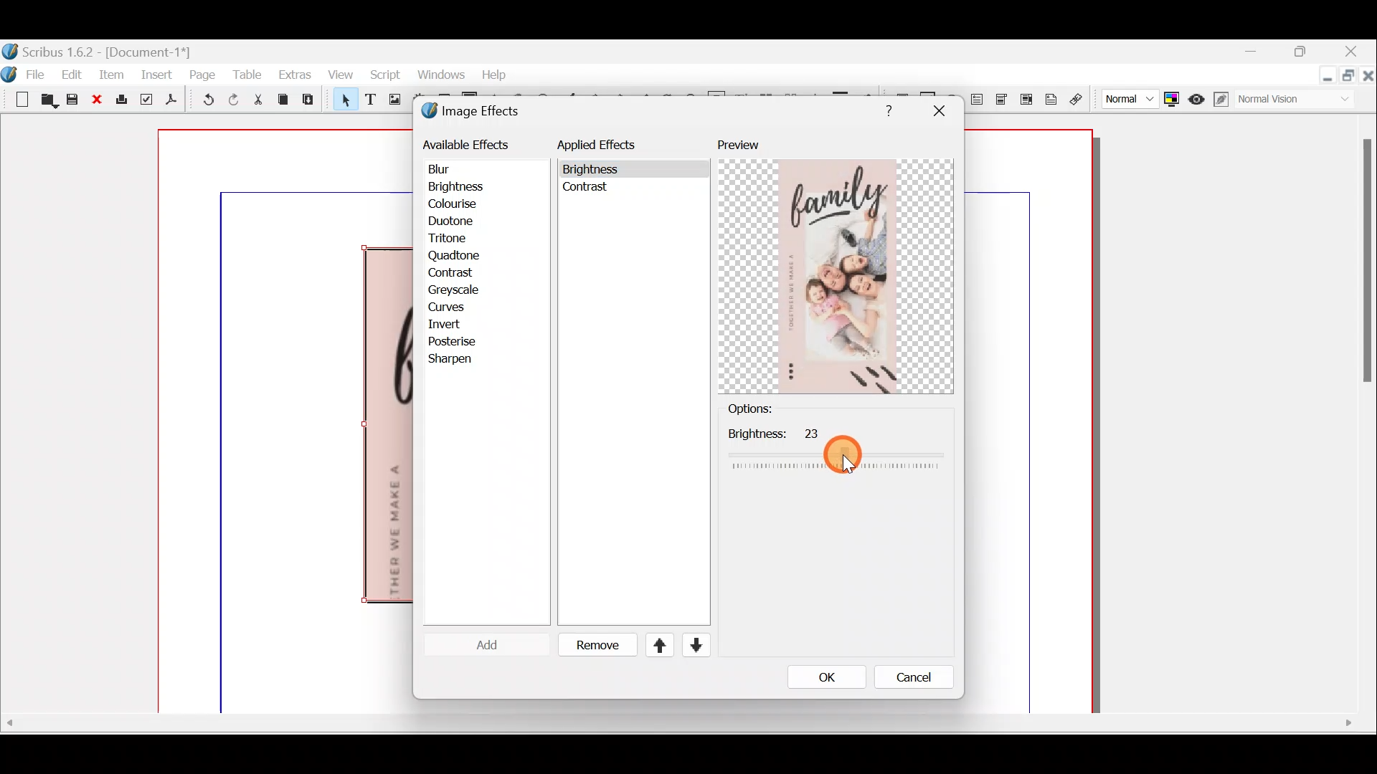 The height and width of the screenshot is (774, 1377). Describe the element at coordinates (460, 205) in the screenshot. I see `Colourise` at that location.